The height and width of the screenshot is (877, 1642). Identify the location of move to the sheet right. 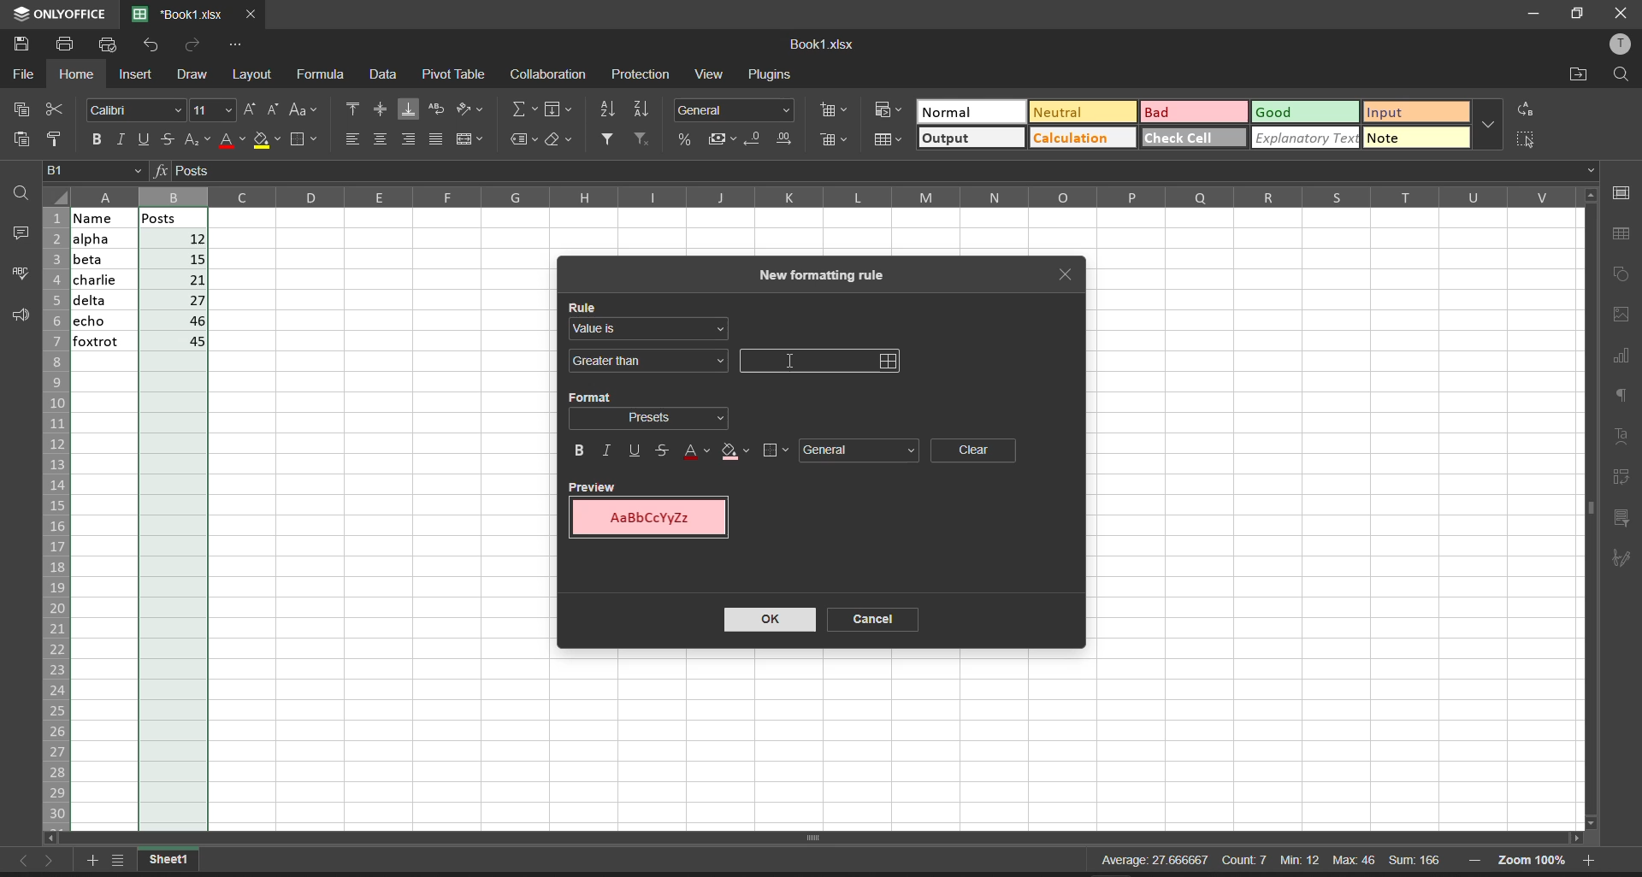
(50, 859).